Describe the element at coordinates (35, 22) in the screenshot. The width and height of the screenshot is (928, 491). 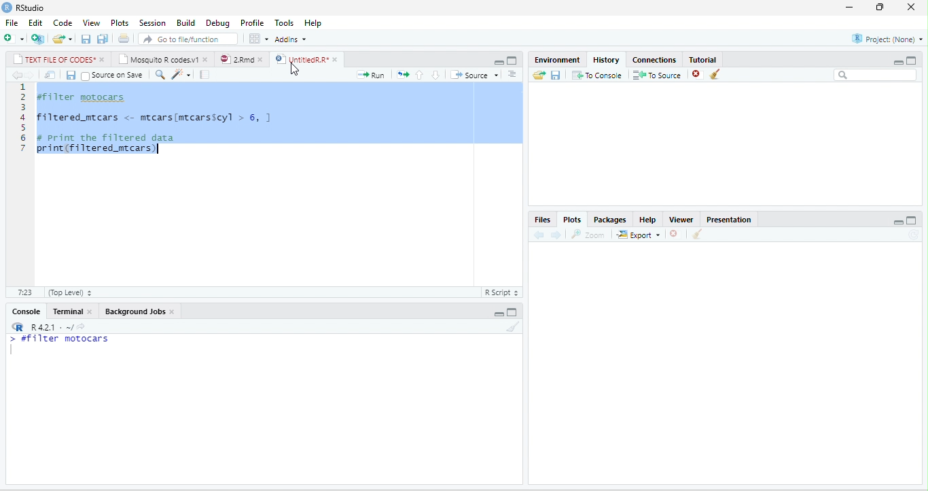
I see `Edit` at that location.